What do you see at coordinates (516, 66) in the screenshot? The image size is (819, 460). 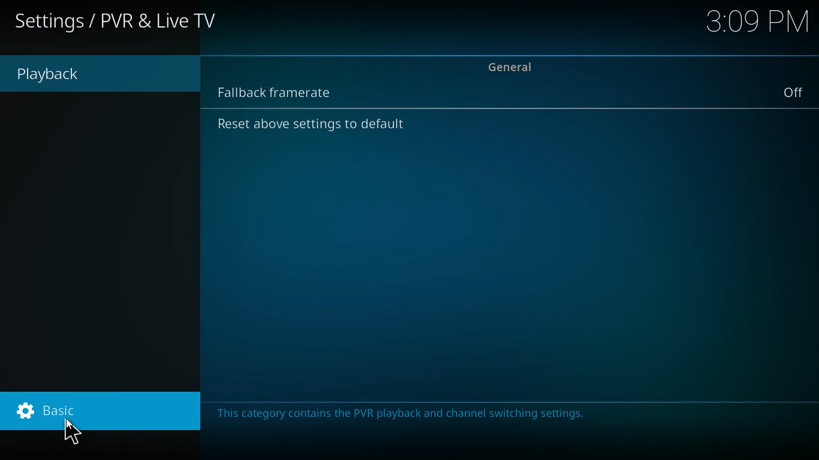 I see `general` at bounding box center [516, 66].